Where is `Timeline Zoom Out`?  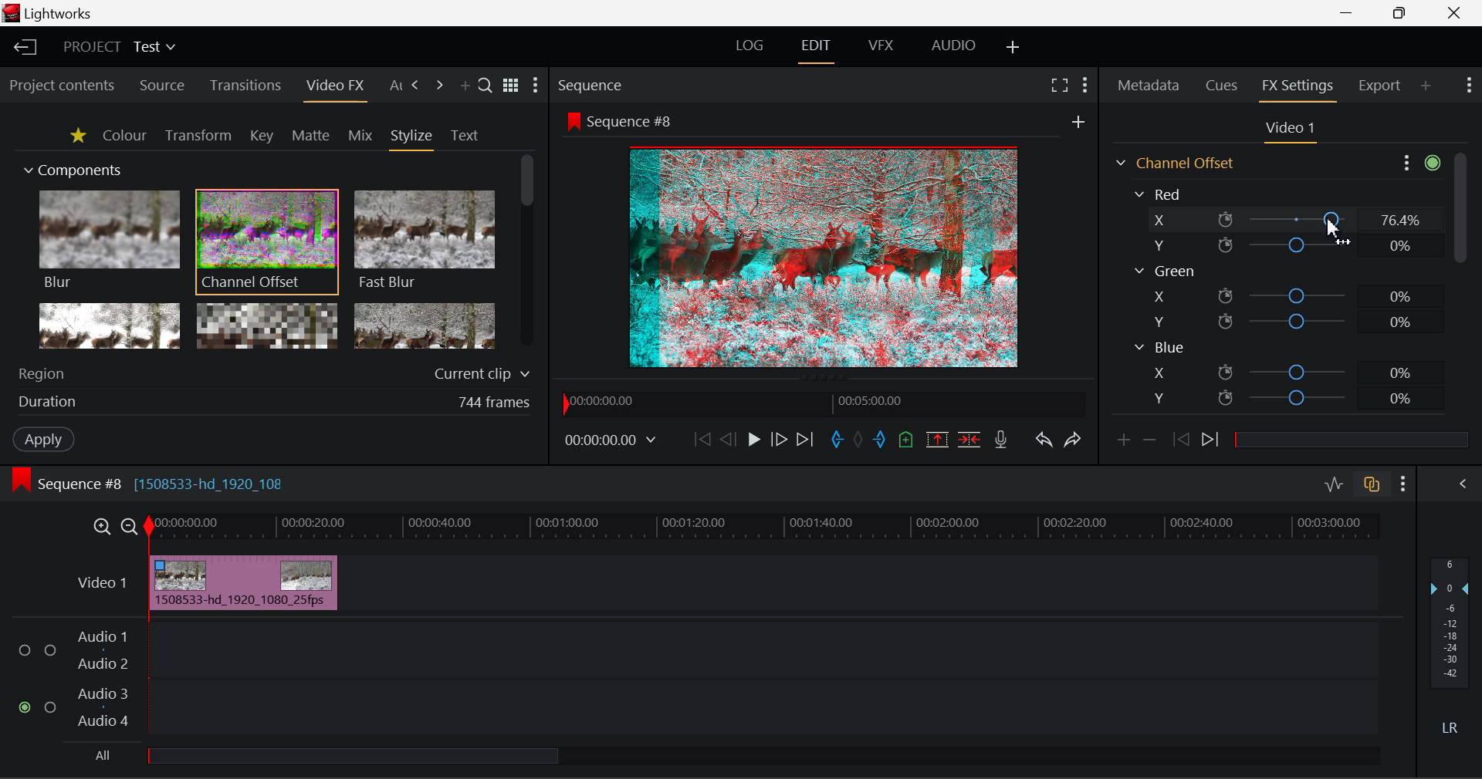
Timeline Zoom Out is located at coordinates (131, 528).